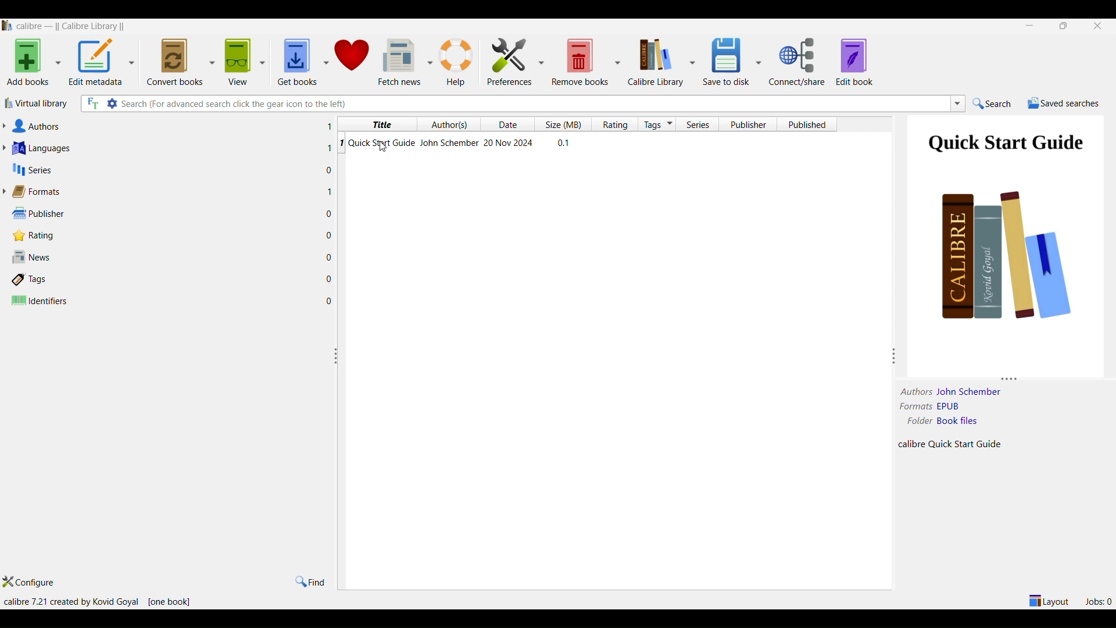 This screenshot has width=1116, height=628. Describe the element at coordinates (1066, 27) in the screenshot. I see `maximize` at that location.